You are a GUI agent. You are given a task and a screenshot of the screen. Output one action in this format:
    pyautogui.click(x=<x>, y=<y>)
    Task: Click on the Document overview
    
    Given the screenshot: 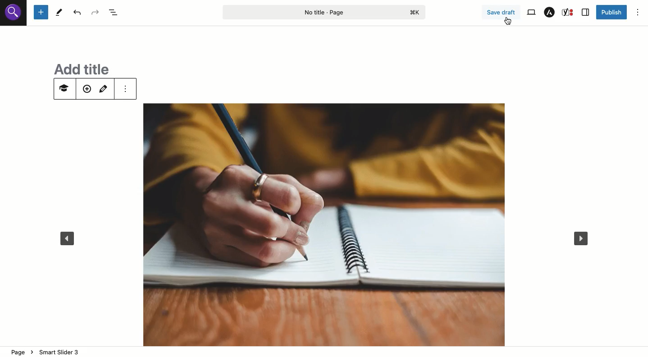 What is the action you would take?
    pyautogui.click(x=114, y=13)
    